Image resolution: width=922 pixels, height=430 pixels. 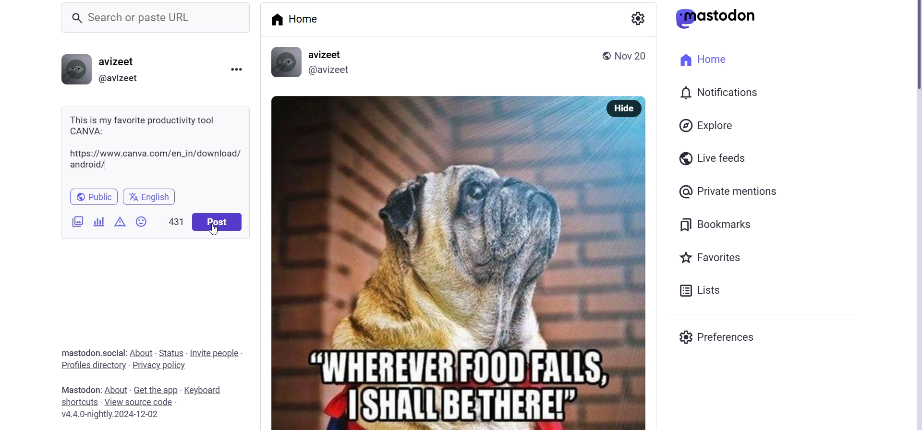 What do you see at coordinates (907, 52) in the screenshot?
I see `scroll bar` at bounding box center [907, 52].